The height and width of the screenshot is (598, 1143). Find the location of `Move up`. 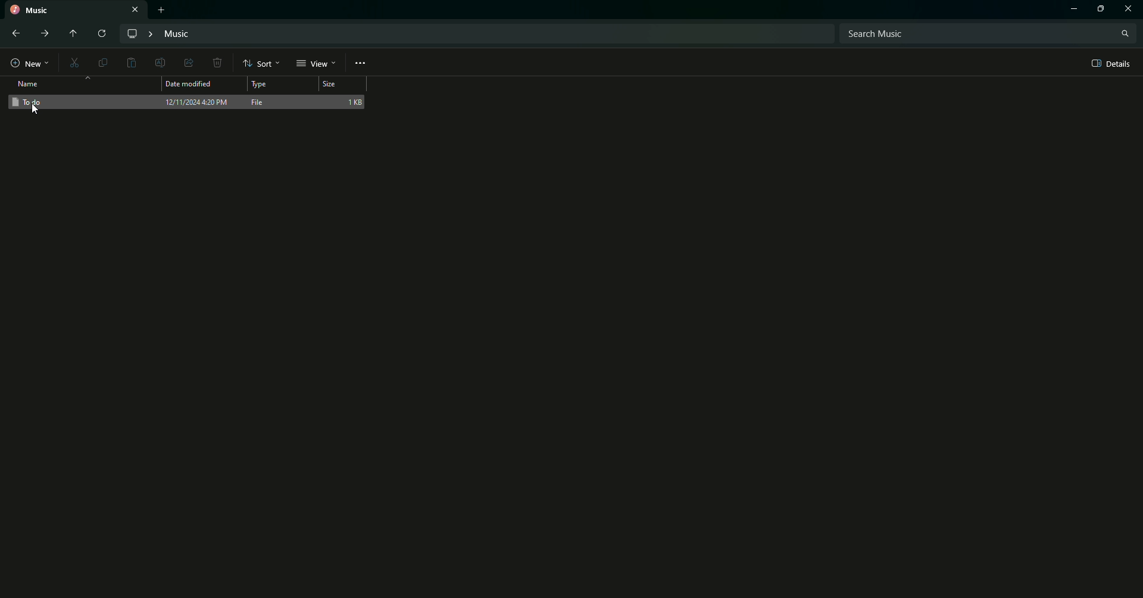

Move up is located at coordinates (71, 33).